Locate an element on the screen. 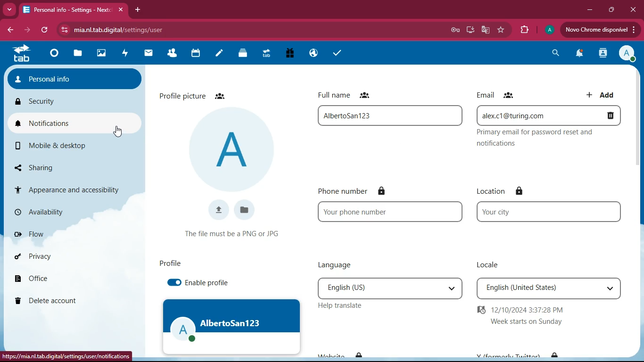  extension is located at coordinates (522, 30).